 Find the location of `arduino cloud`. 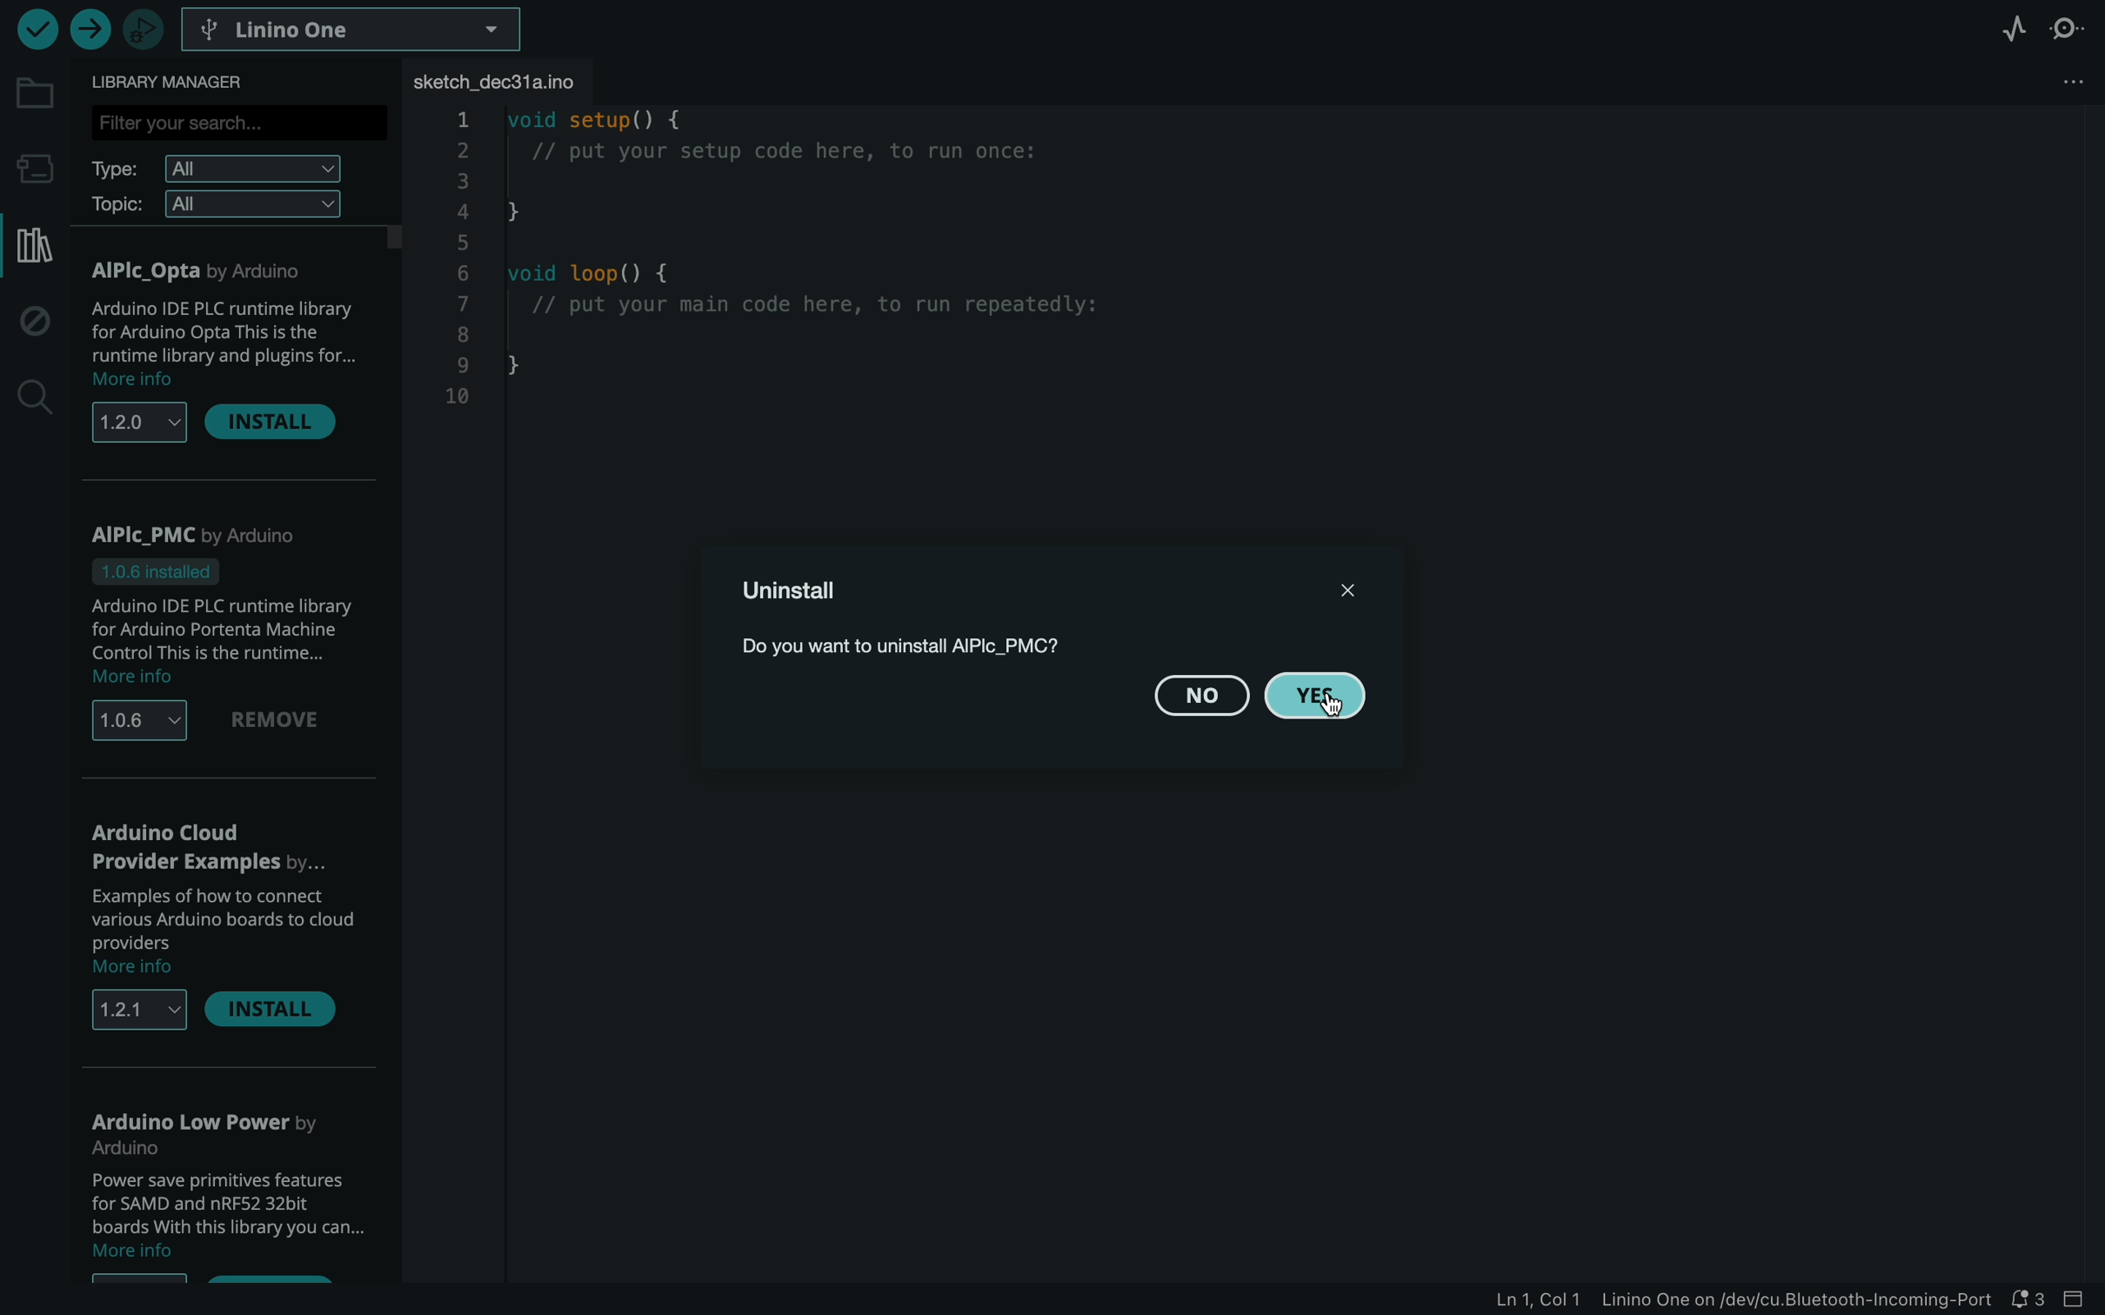

arduino cloud is located at coordinates (217, 846).